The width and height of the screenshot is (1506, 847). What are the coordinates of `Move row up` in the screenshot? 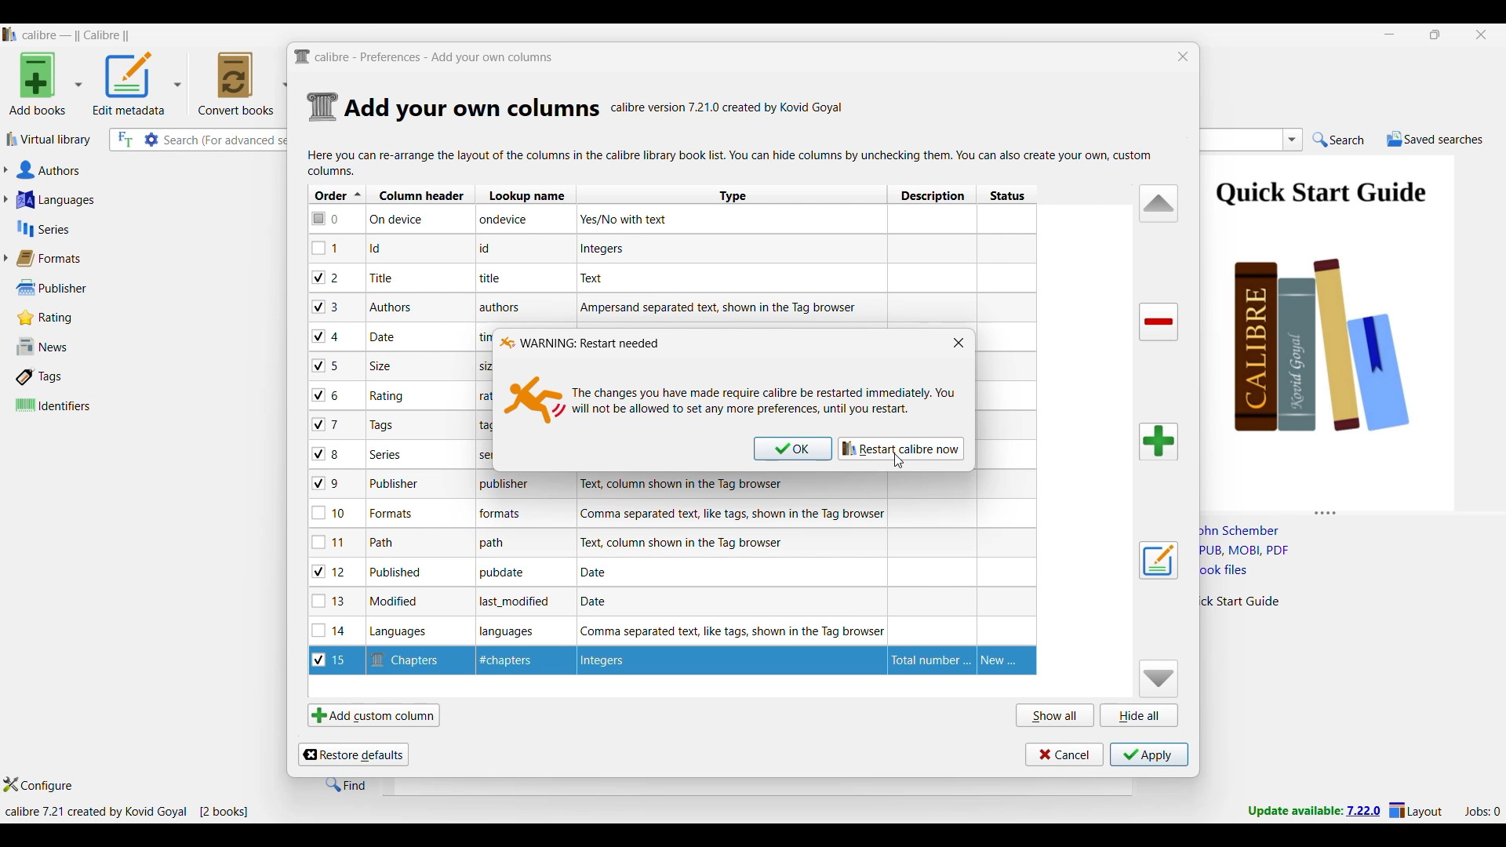 It's located at (1159, 202).